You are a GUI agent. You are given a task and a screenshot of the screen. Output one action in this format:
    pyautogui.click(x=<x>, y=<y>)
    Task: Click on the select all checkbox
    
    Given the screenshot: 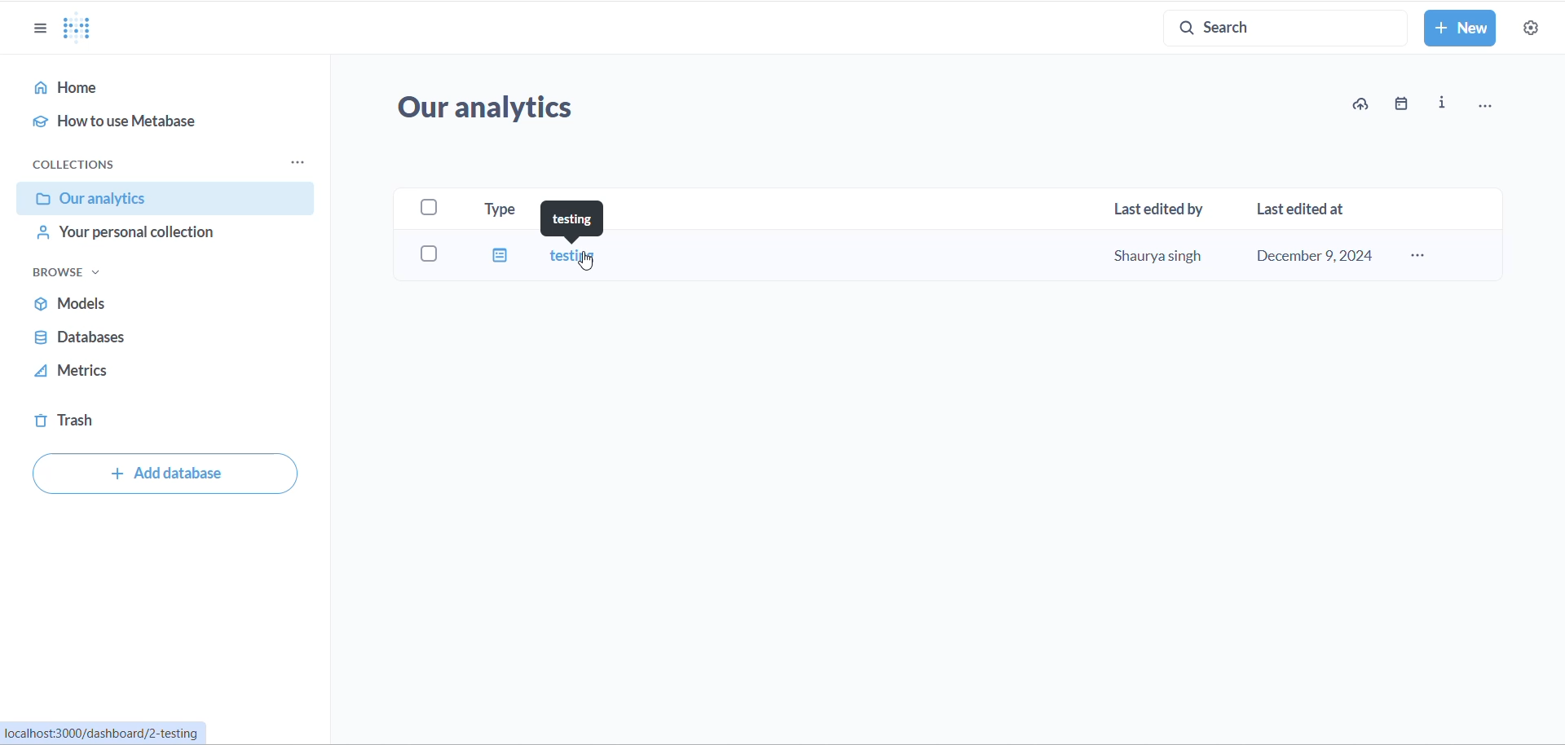 What is the action you would take?
    pyautogui.click(x=431, y=209)
    